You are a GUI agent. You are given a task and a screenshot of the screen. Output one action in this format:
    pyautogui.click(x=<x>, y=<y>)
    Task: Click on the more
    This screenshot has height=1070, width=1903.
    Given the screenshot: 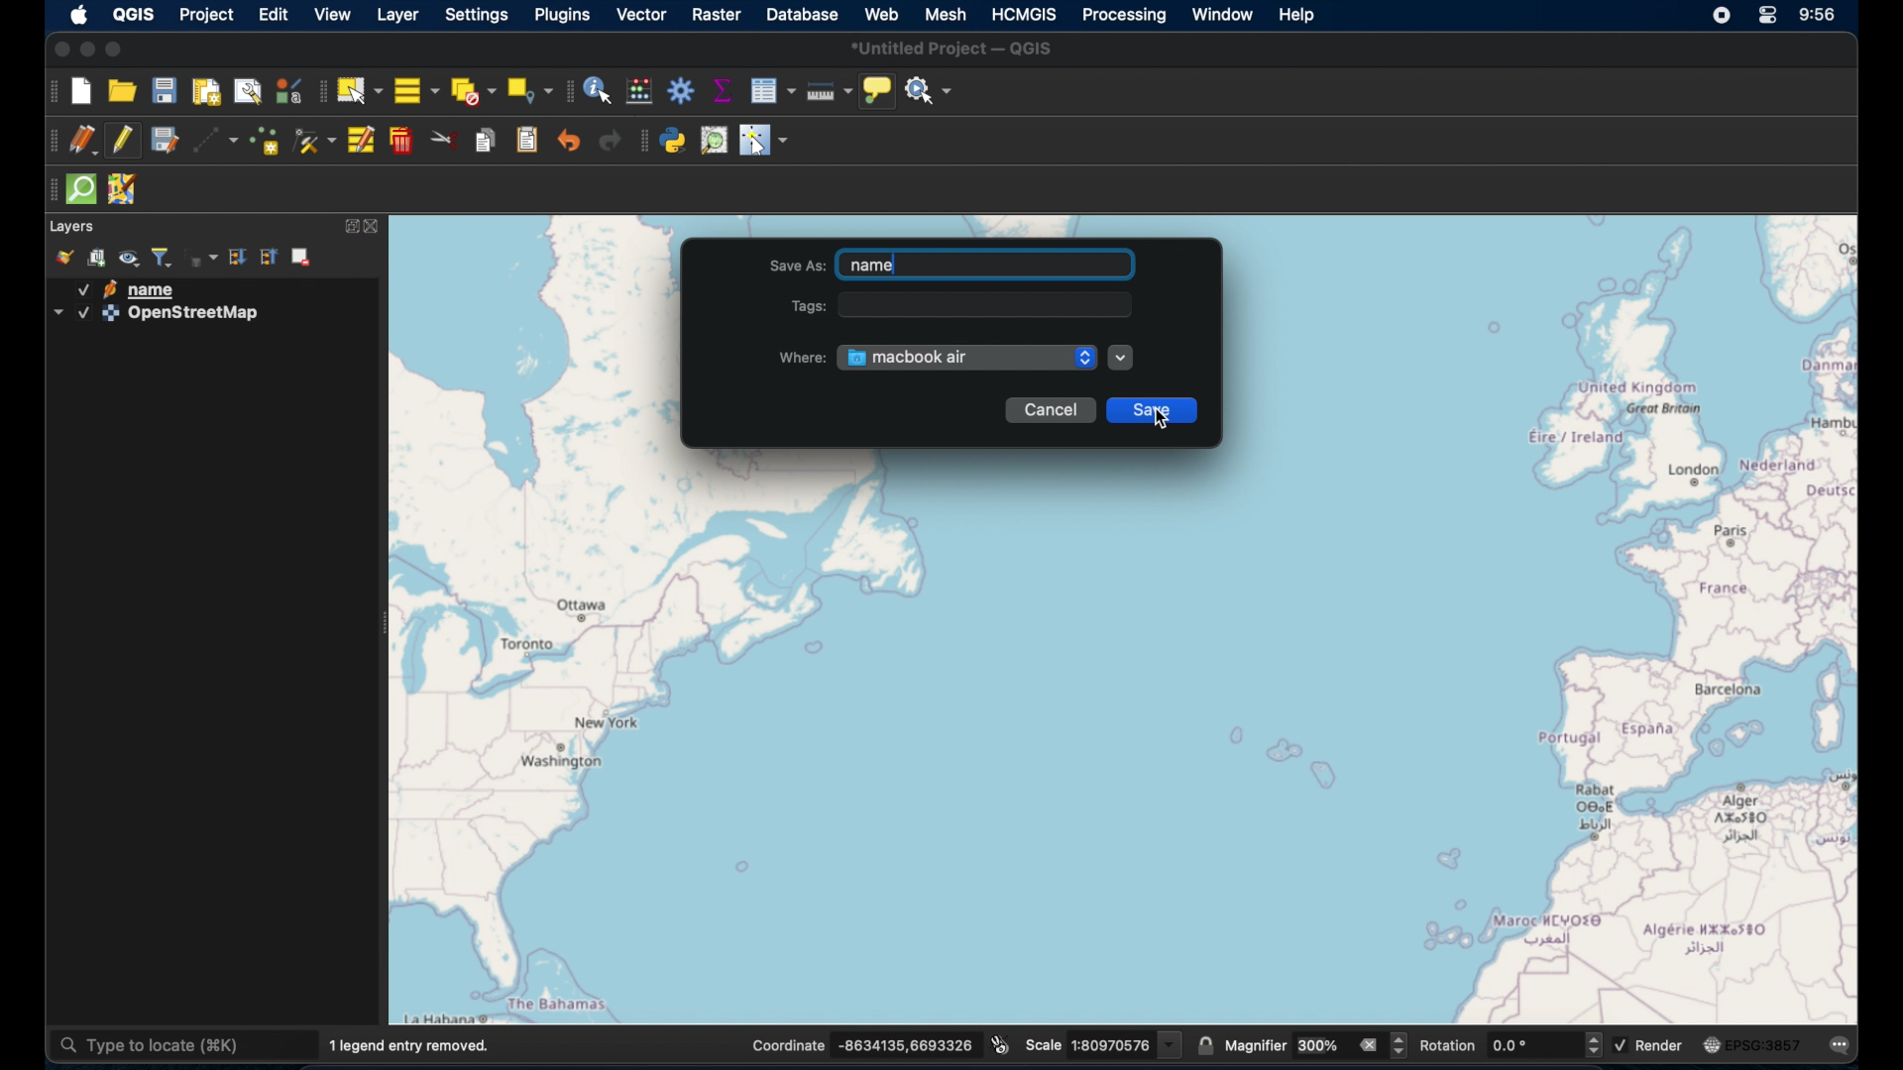 What is the action you would take?
    pyautogui.click(x=1128, y=358)
    